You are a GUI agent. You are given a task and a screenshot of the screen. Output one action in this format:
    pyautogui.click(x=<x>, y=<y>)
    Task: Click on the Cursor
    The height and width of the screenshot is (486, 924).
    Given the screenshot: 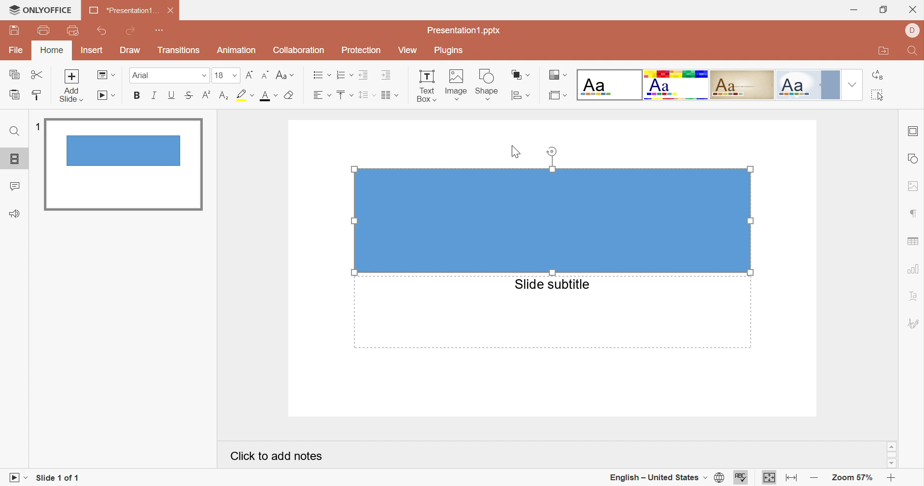 What is the action you would take?
    pyautogui.click(x=518, y=151)
    